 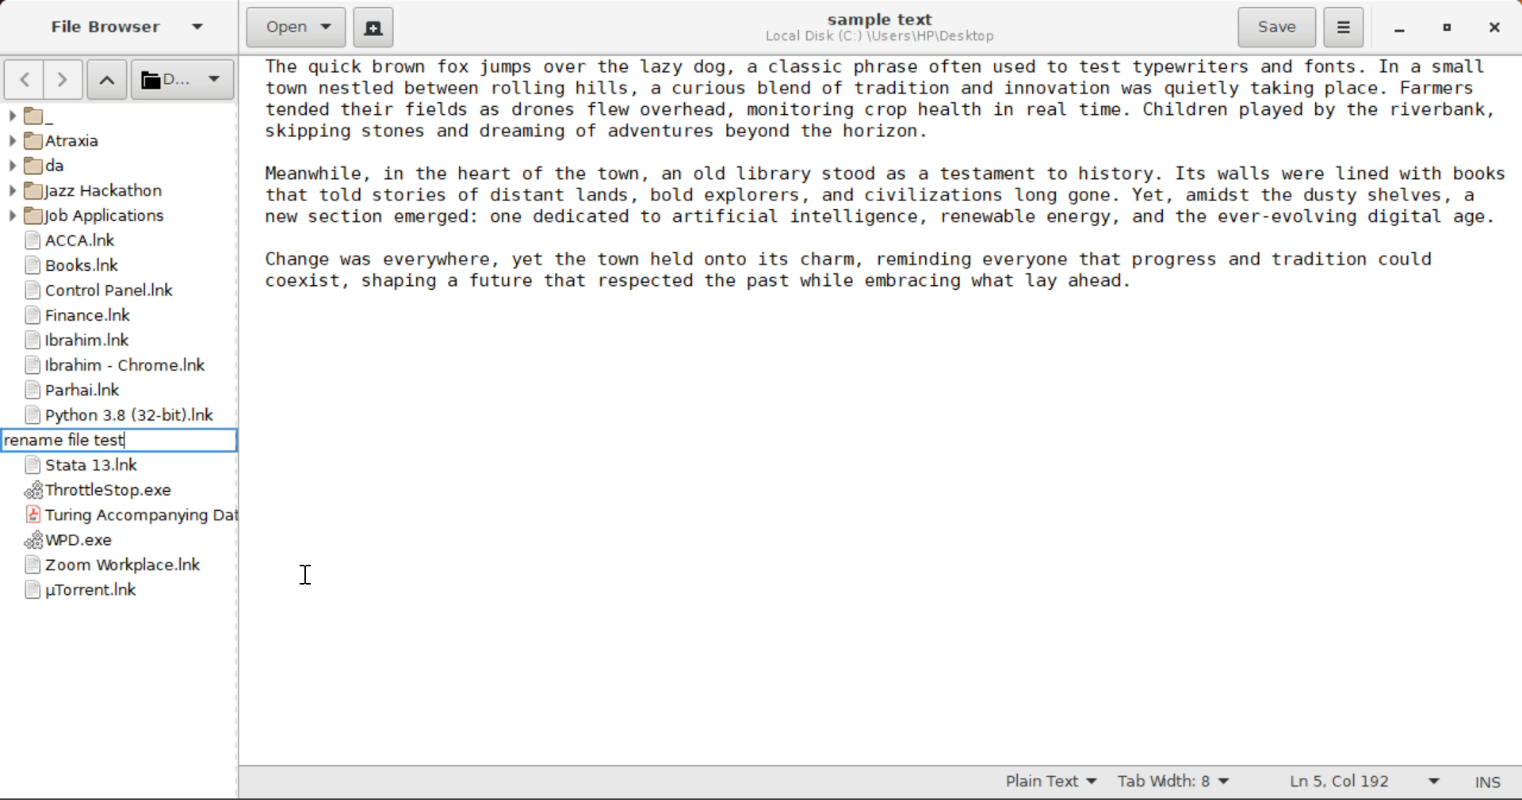 What do you see at coordinates (115, 316) in the screenshot?
I see `Finance Folder Shortcut Link` at bounding box center [115, 316].